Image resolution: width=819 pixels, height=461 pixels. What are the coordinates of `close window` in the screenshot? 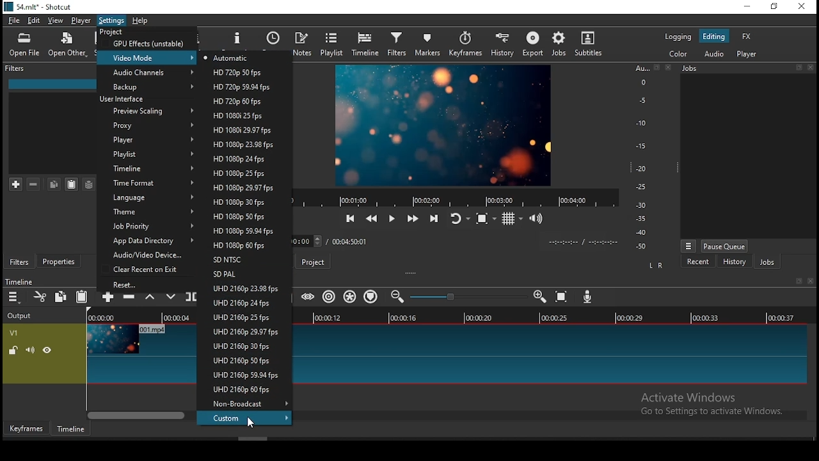 It's located at (801, 7).